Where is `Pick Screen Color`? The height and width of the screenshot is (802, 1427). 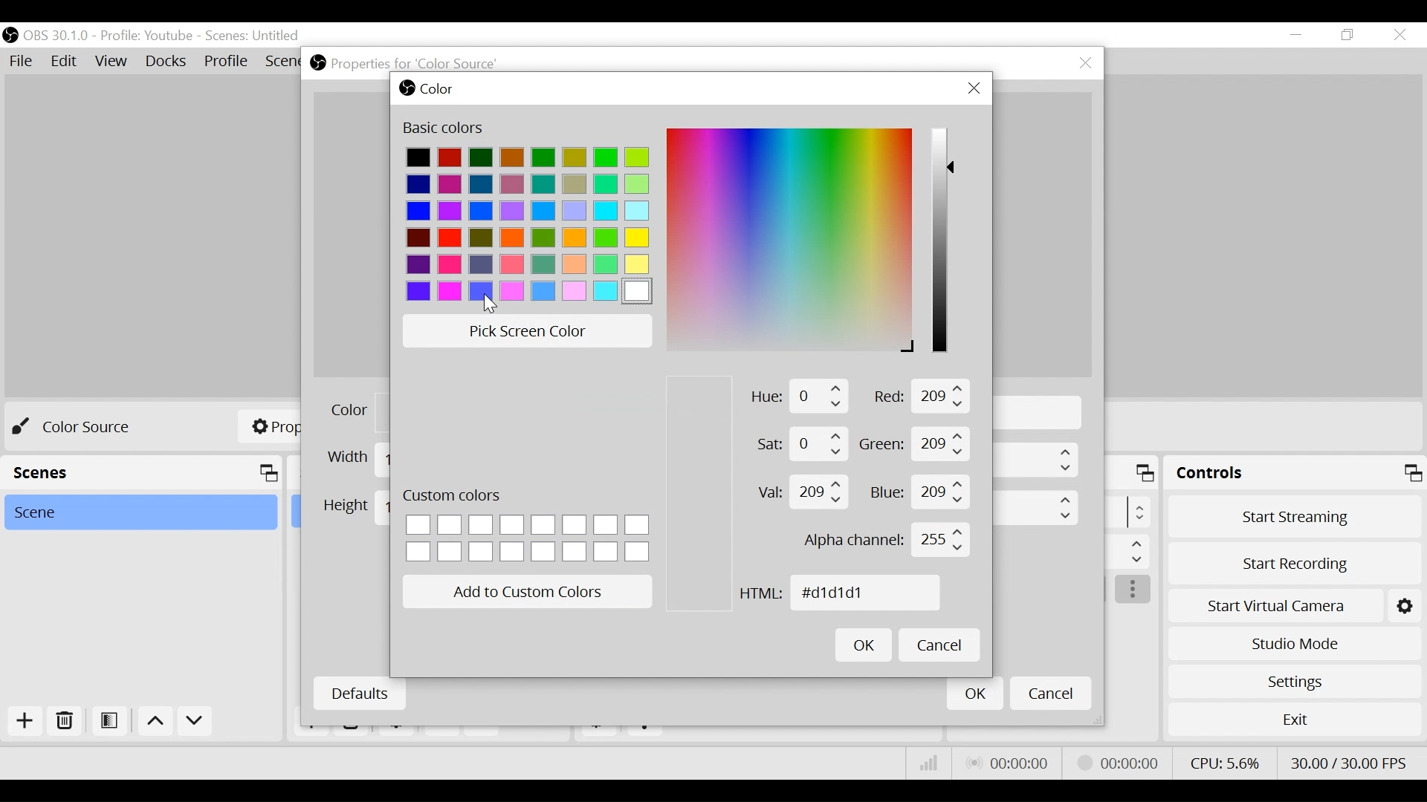 Pick Screen Color is located at coordinates (528, 330).